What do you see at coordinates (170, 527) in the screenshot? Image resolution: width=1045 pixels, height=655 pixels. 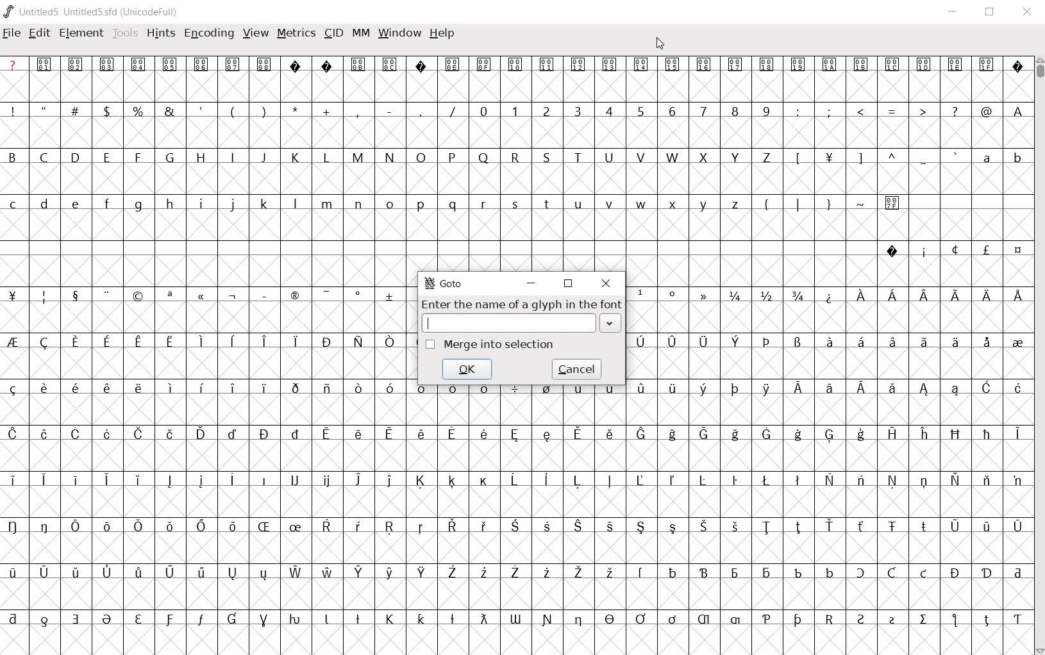 I see `Symbol` at bounding box center [170, 527].